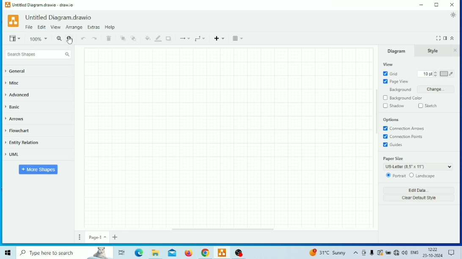 This screenshot has width=462, height=259. I want to click on Advanced, so click(18, 94).